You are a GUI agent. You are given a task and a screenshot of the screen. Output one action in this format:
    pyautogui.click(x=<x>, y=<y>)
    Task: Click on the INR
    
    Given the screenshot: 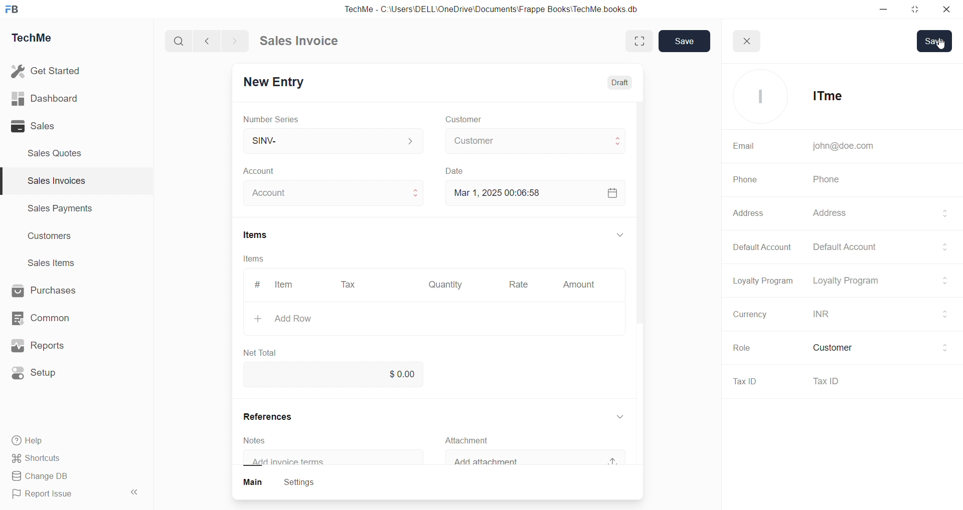 What is the action you would take?
    pyautogui.click(x=879, y=314)
    